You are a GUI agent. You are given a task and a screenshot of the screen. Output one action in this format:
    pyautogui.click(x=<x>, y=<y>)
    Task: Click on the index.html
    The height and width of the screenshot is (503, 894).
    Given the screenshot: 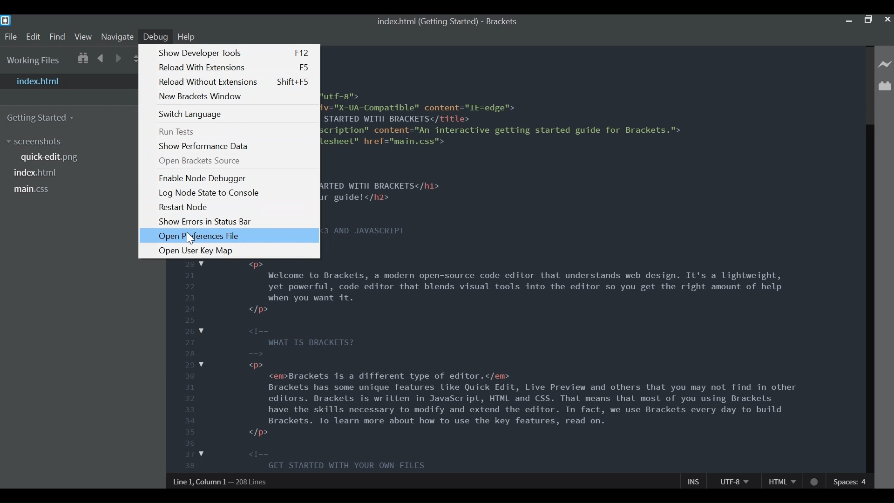 What is the action you would take?
    pyautogui.click(x=34, y=173)
    